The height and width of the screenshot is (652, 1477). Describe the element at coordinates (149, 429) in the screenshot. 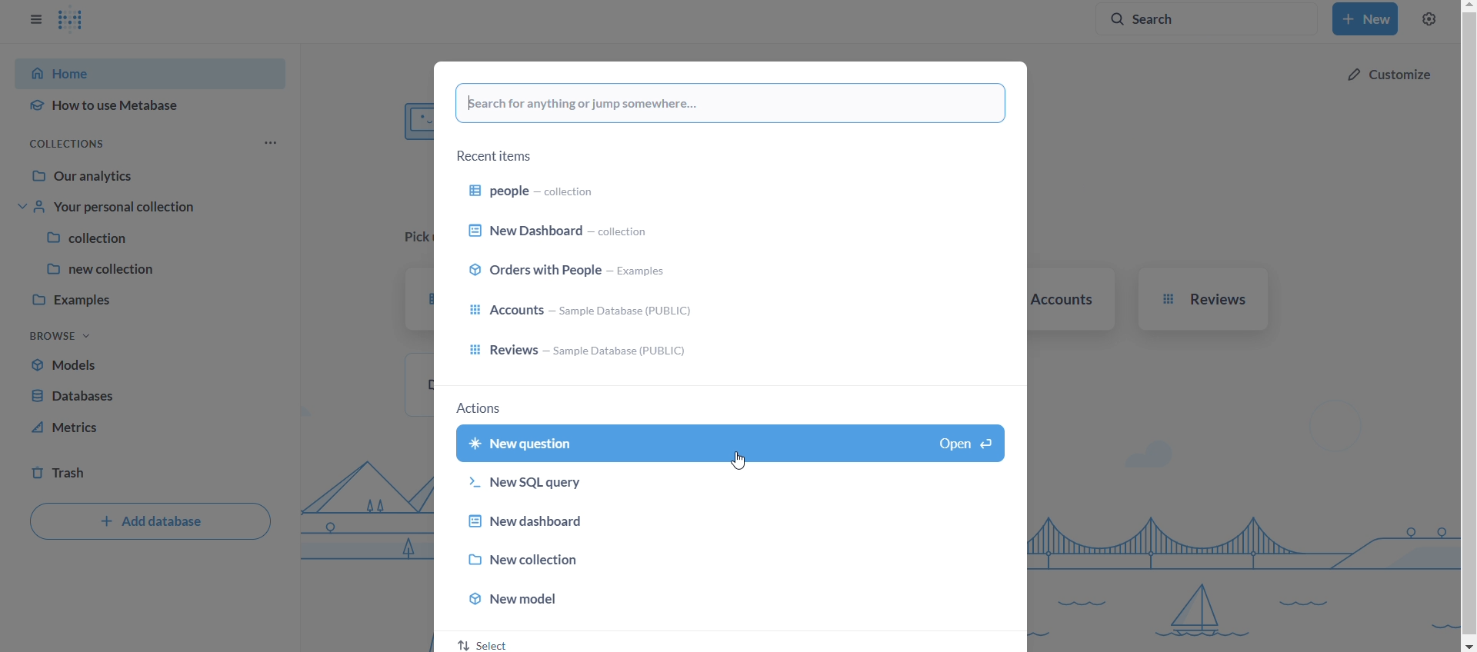

I see `metrics` at that location.